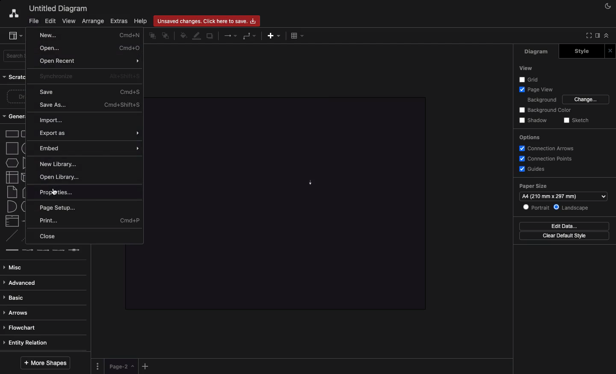 The image size is (616, 374). What do you see at coordinates (207, 20) in the screenshot?
I see `Unsaved changes. Click here to save` at bounding box center [207, 20].